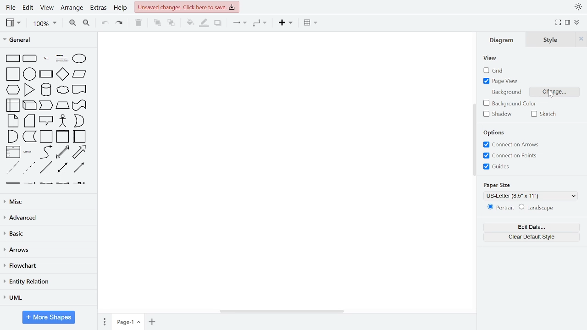  What do you see at coordinates (282, 311) in the screenshot?
I see `horizontal scrollbar` at bounding box center [282, 311].